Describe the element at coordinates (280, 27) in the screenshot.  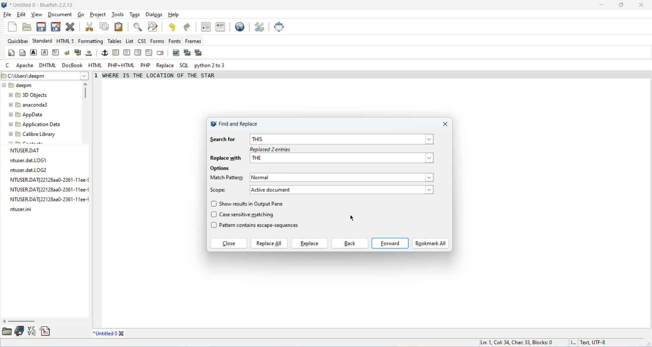
I see `fullscreen` at that location.